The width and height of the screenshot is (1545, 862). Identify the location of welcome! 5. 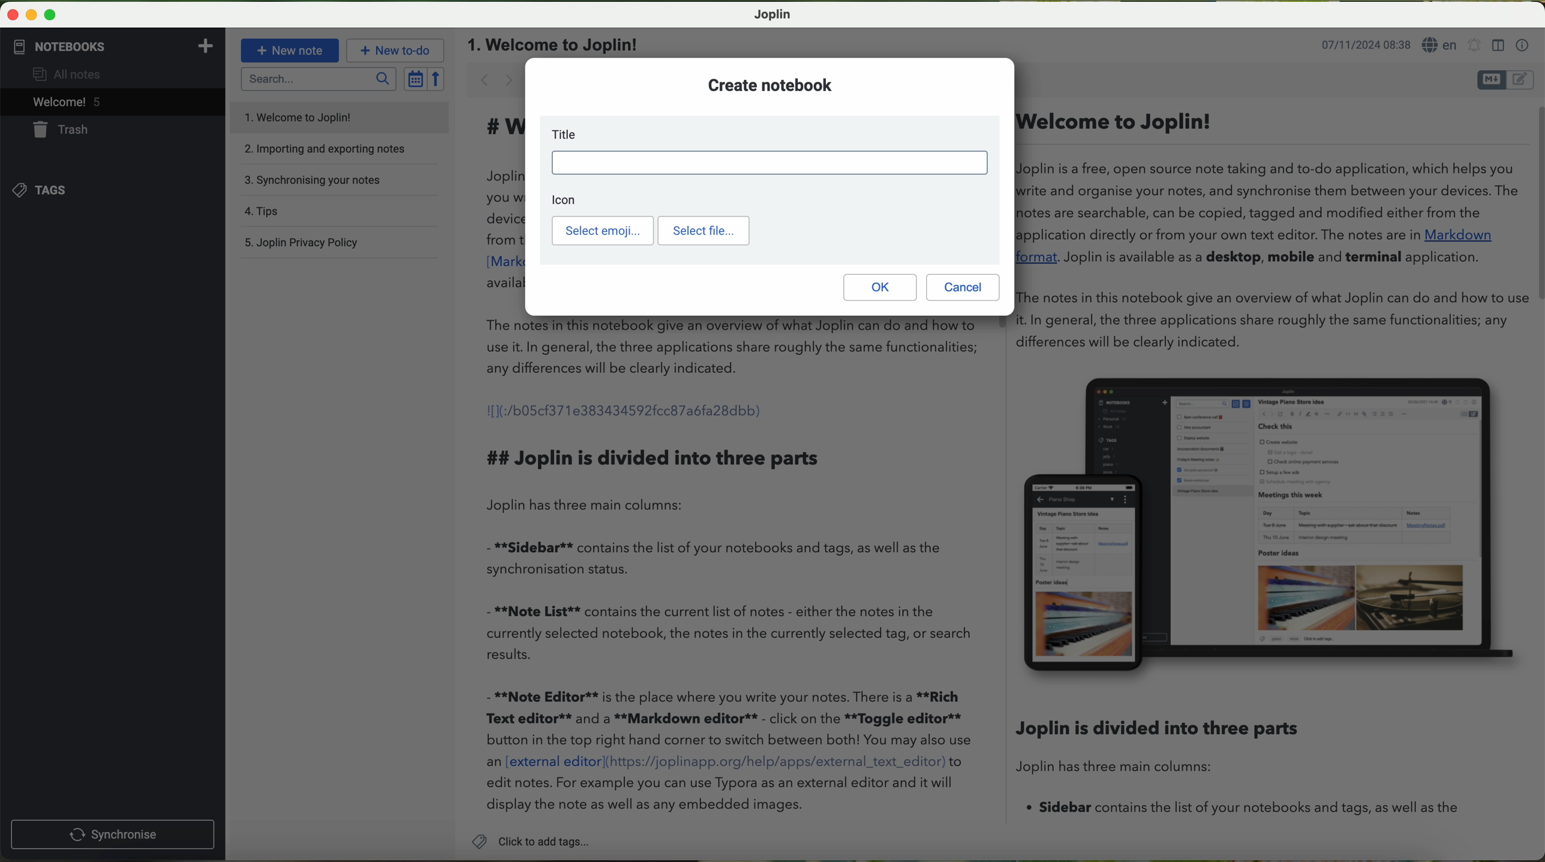
(58, 103).